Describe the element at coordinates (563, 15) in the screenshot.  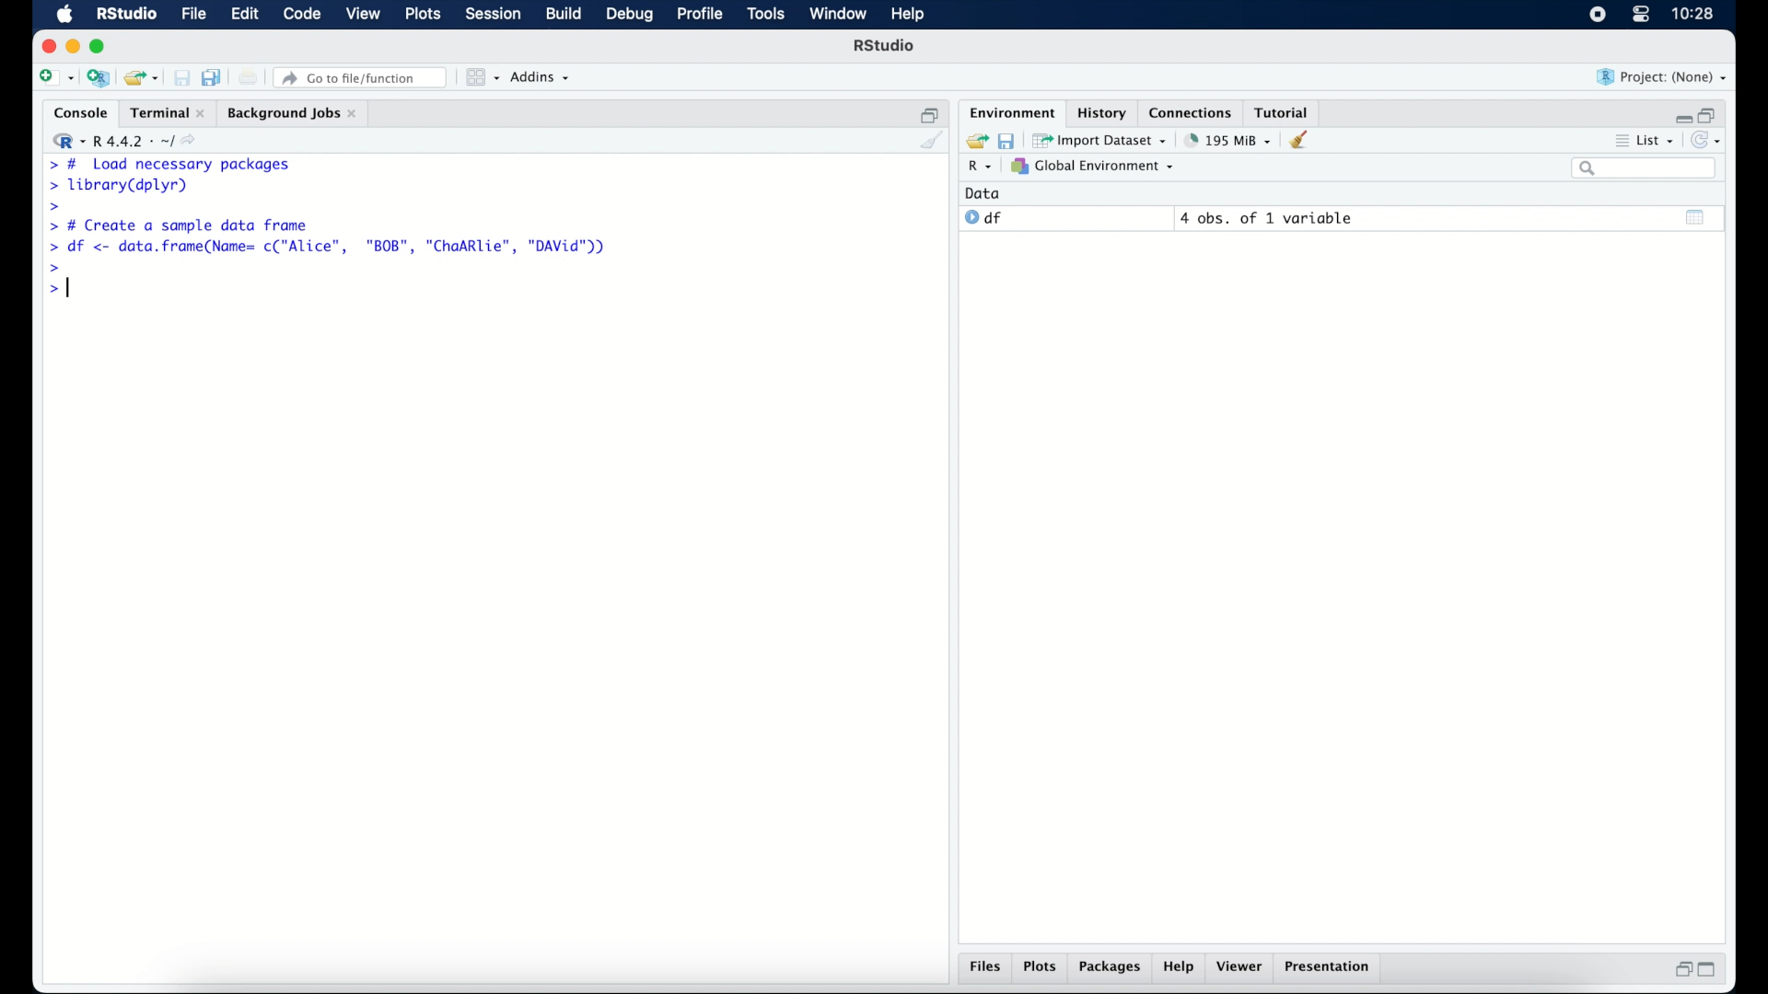
I see `build` at that location.